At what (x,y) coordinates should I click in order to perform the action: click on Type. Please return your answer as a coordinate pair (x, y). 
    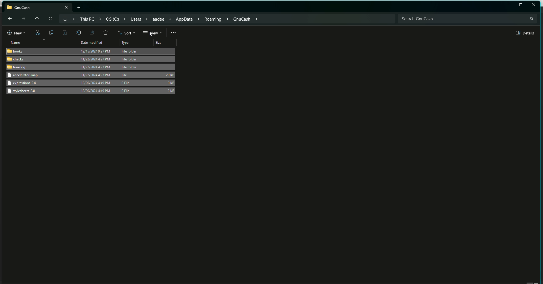
    Looking at the image, I should click on (128, 43).